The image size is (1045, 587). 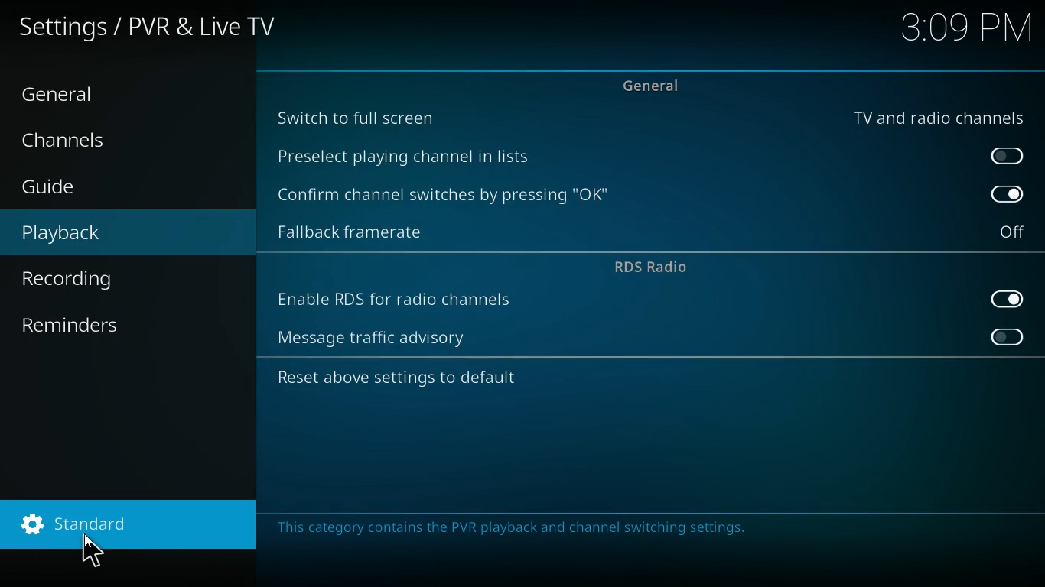 What do you see at coordinates (417, 156) in the screenshot?
I see `preselect playing channel in list` at bounding box center [417, 156].